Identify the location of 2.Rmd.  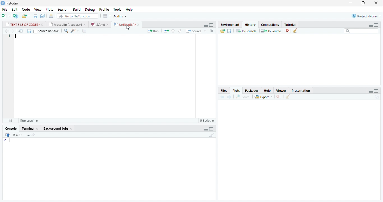
(97, 24).